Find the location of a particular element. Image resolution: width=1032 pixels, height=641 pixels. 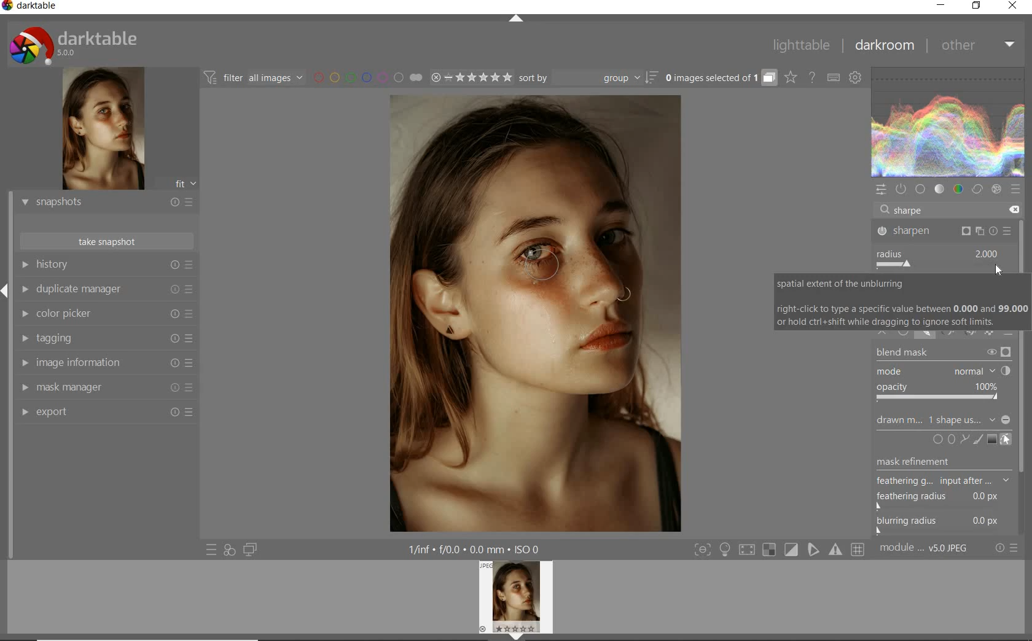

RADIUS is located at coordinates (938, 258).